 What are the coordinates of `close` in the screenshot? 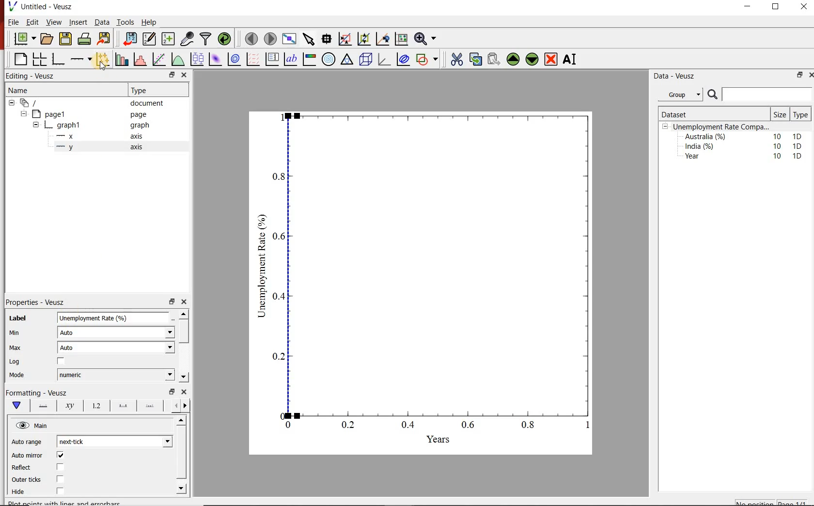 It's located at (803, 9).